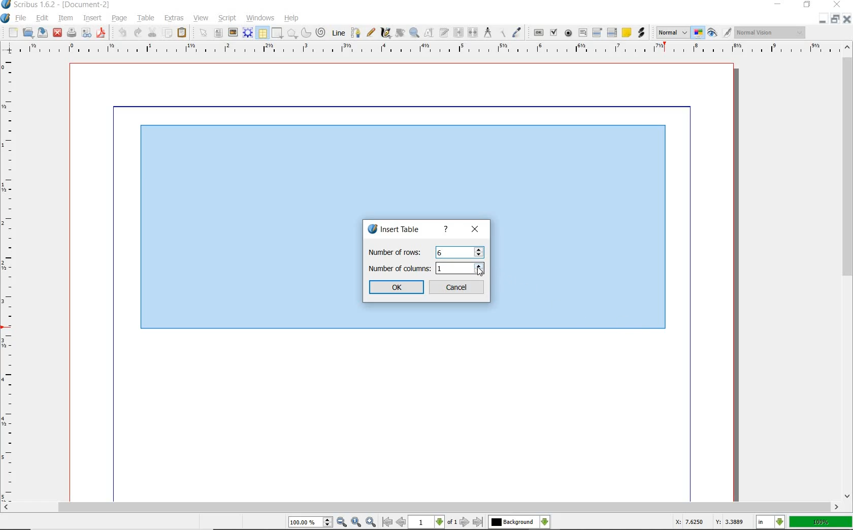 The height and width of the screenshot is (530, 853). I want to click on help, so click(446, 229).